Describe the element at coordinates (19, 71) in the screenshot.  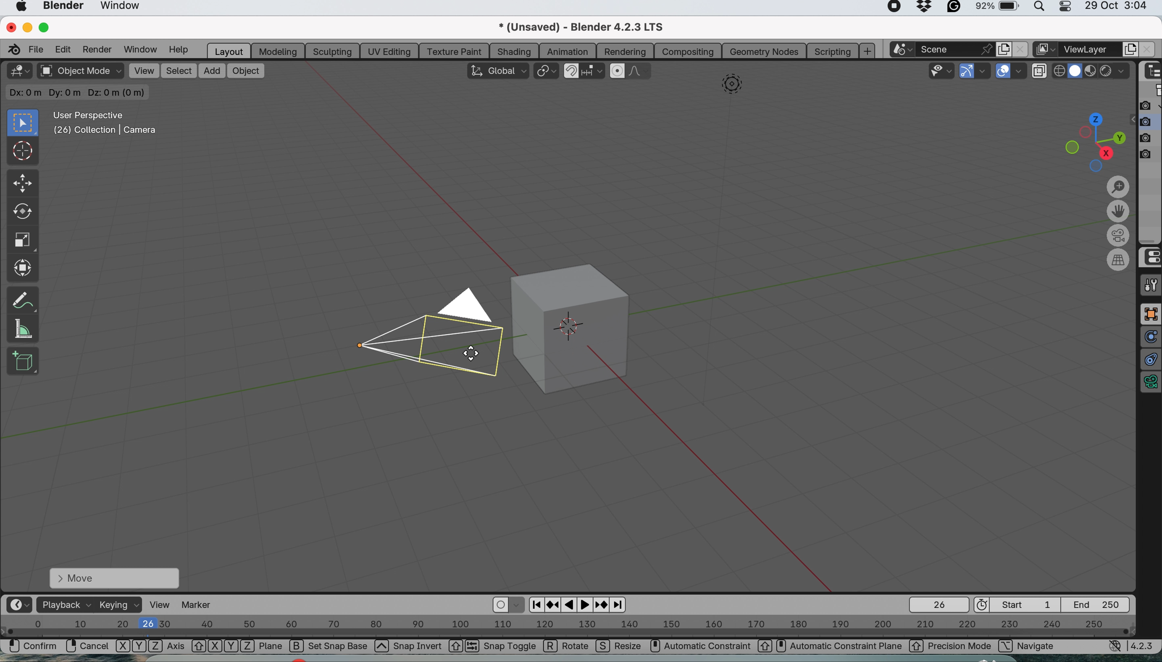
I see `editor type` at that location.